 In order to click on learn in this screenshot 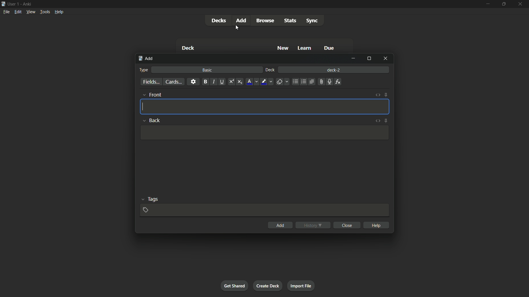, I will do `click(305, 48)`.